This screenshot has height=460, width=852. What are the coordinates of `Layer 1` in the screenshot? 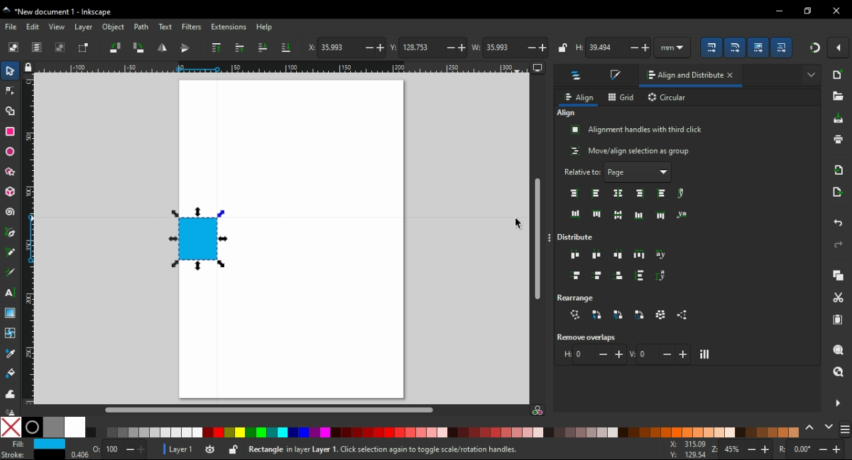 It's located at (180, 449).